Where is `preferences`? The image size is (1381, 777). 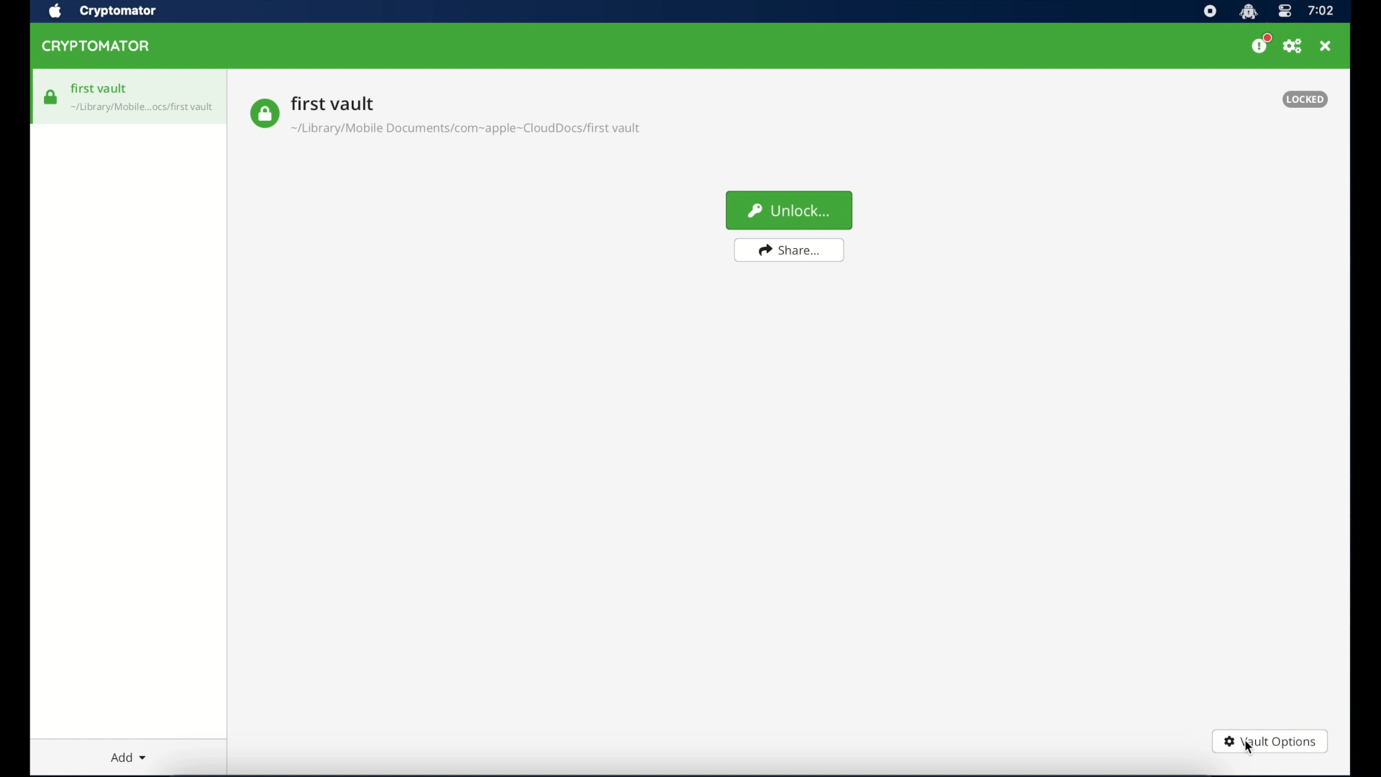
preferences is located at coordinates (1293, 47).